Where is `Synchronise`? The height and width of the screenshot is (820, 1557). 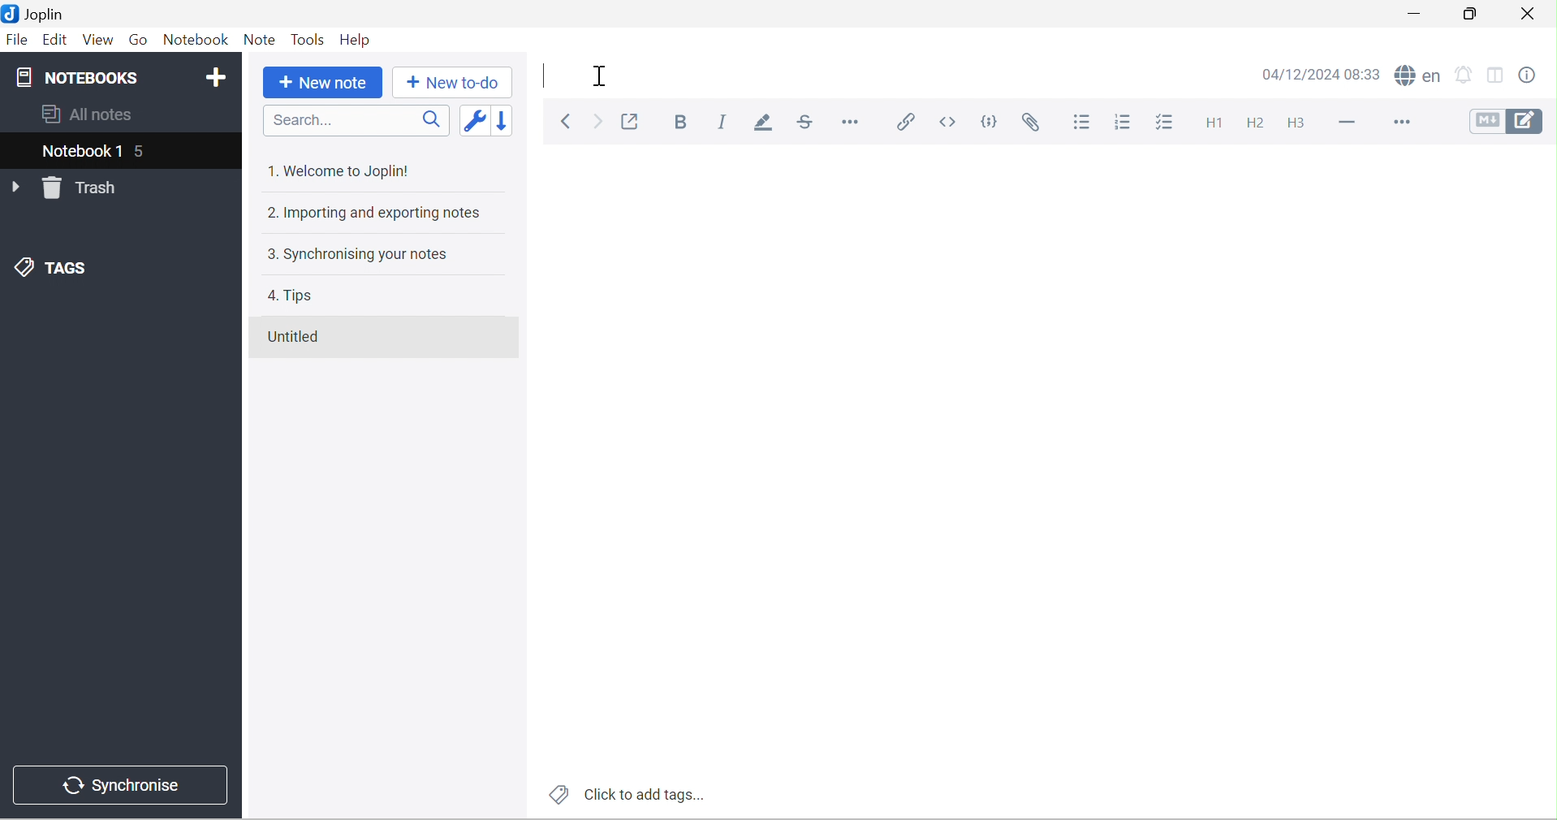 Synchronise is located at coordinates (120, 785).